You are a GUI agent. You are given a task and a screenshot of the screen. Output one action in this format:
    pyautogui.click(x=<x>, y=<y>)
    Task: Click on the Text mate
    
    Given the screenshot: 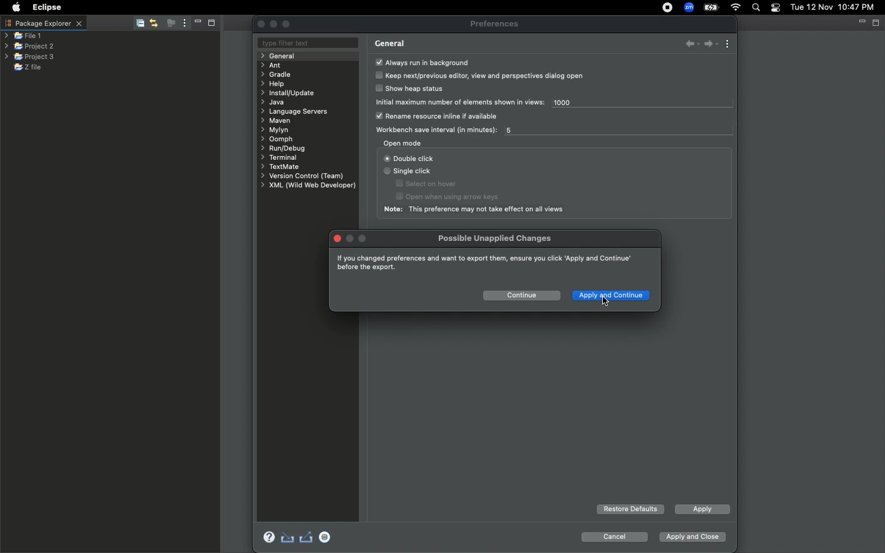 What is the action you would take?
    pyautogui.click(x=281, y=167)
    